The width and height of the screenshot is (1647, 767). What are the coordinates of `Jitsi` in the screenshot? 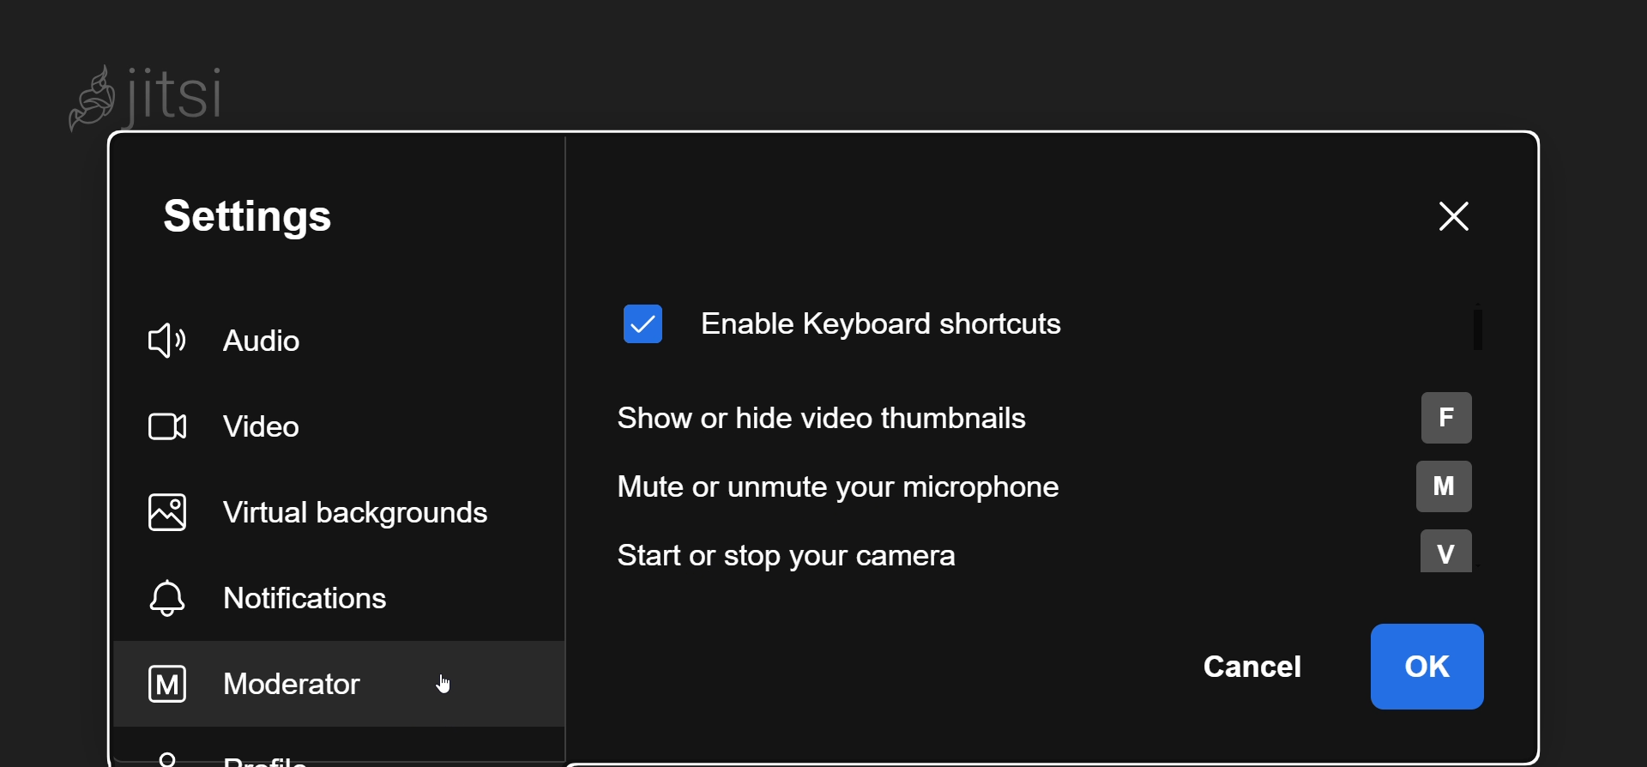 It's located at (141, 95).